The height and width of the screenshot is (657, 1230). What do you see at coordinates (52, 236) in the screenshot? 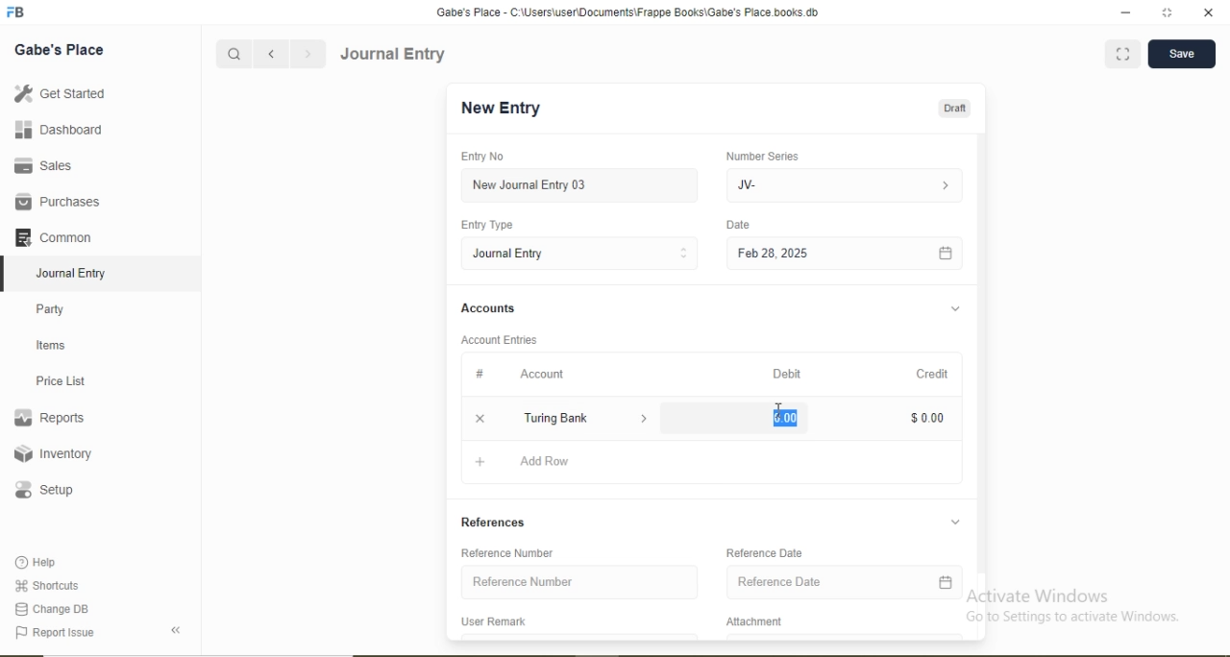
I see `Common` at bounding box center [52, 236].